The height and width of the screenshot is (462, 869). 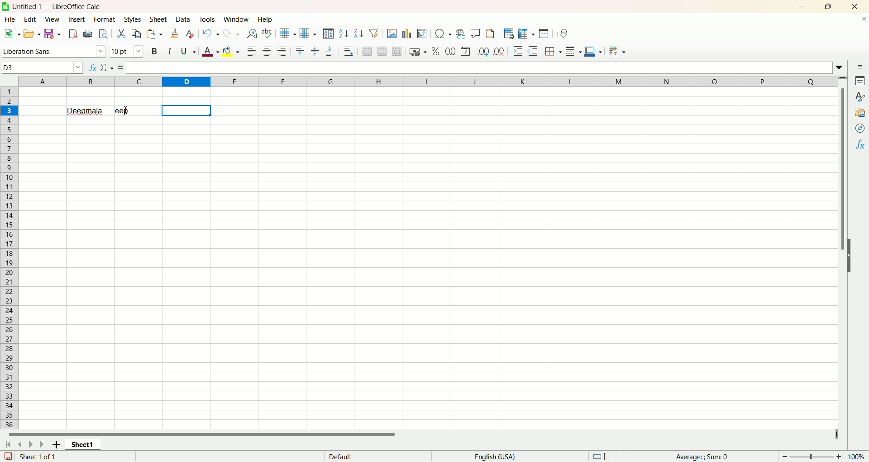 What do you see at coordinates (359, 32) in the screenshot?
I see `Sort decending` at bounding box center [359, 32].